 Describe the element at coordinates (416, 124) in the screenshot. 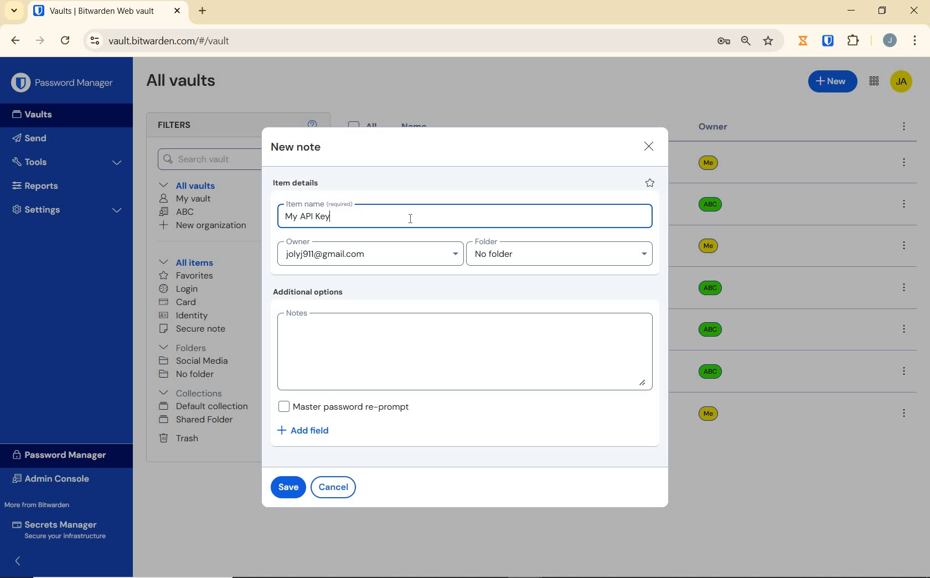

I see `name` at that location.